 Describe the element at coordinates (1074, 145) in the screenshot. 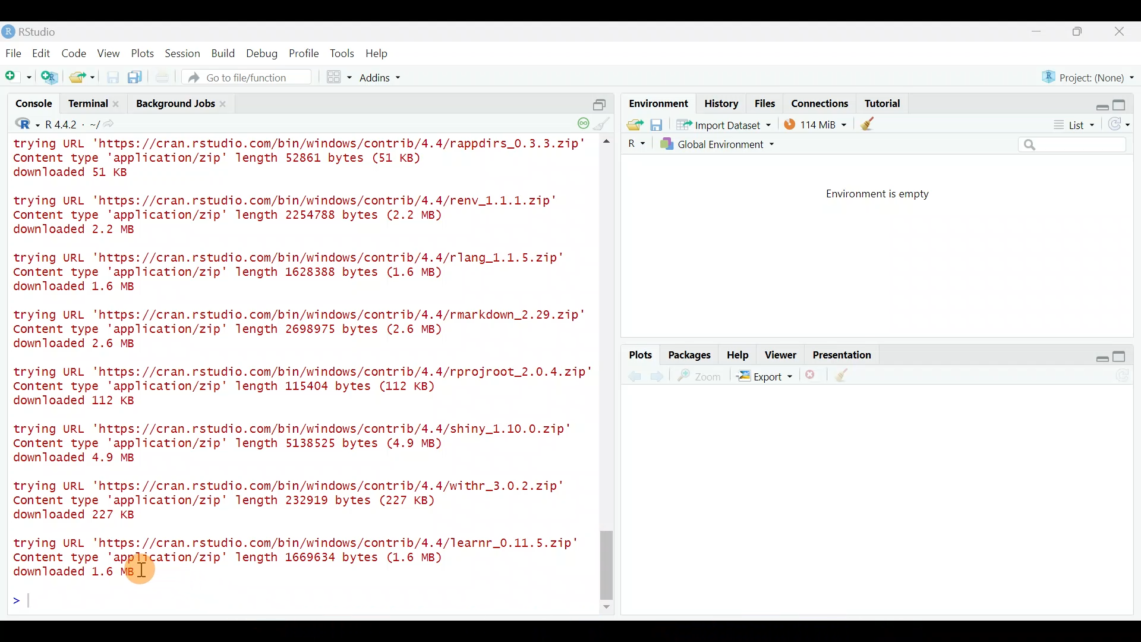

I see `Search bar` at that location.